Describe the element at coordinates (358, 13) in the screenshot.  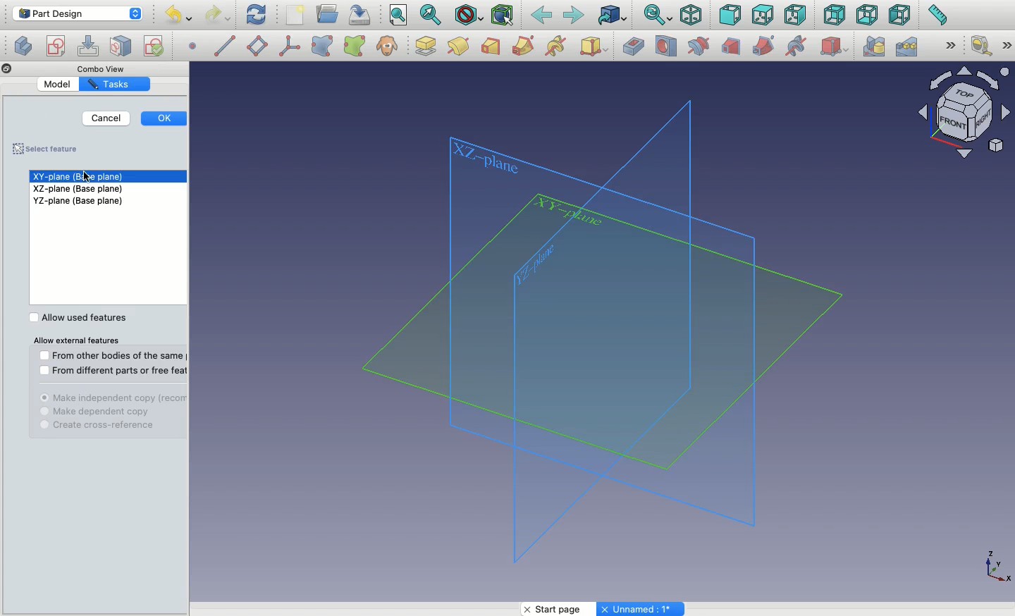
I see `Save` at that location.